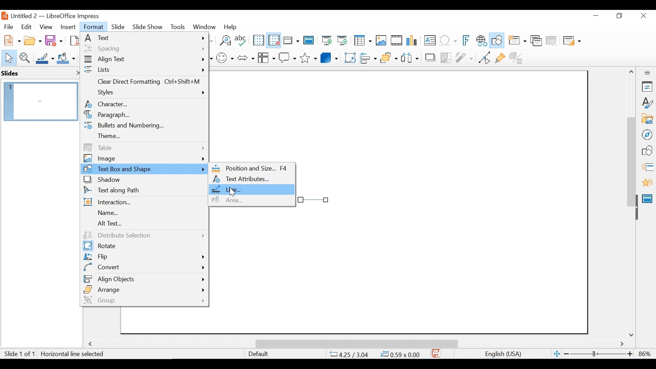 This screenshot has width=656, height=369. What do you see at coordinates (557, 354) in the screenshot?
I see `Fit Slide to current window` at bounding box center [557, 354].